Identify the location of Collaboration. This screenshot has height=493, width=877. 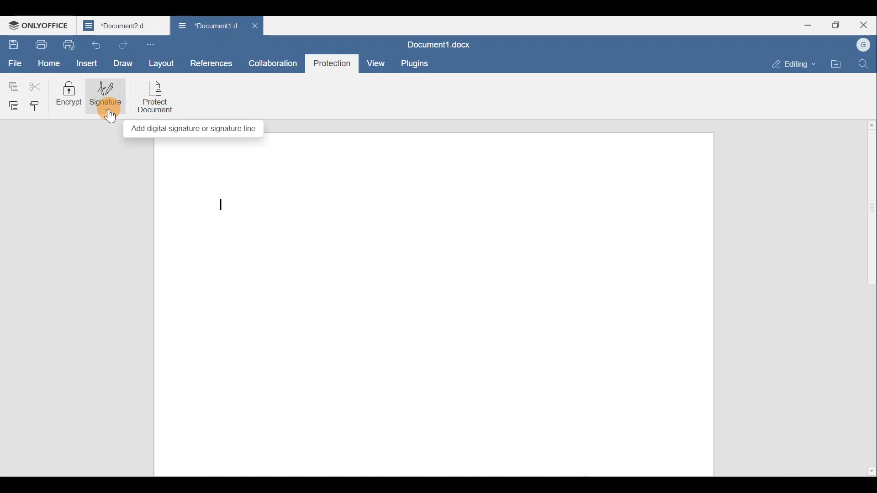
(273, 63).